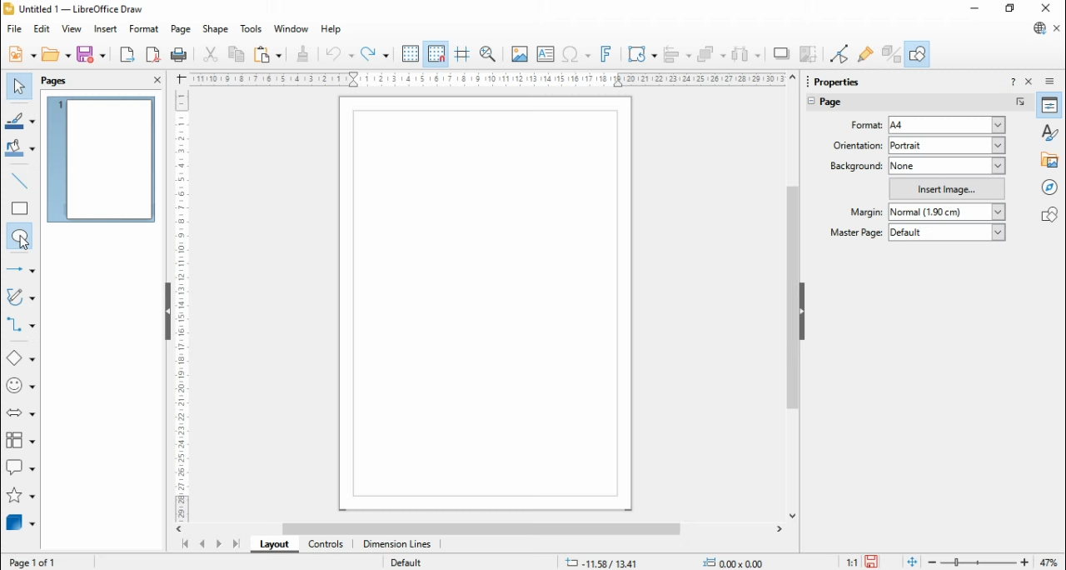 This screenshot has height=570, width=1066. What do you see at coordinates (842, 104) in the screenshot?
I see `page` at bounding box center [842, 104].